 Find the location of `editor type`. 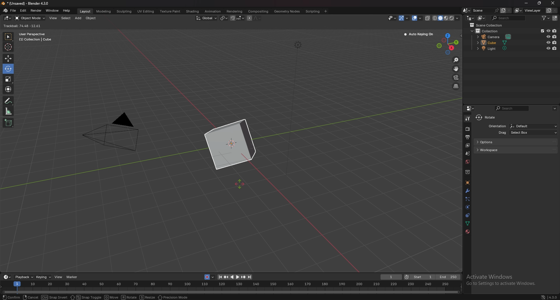

editor type is located at coordinates (7, 277).